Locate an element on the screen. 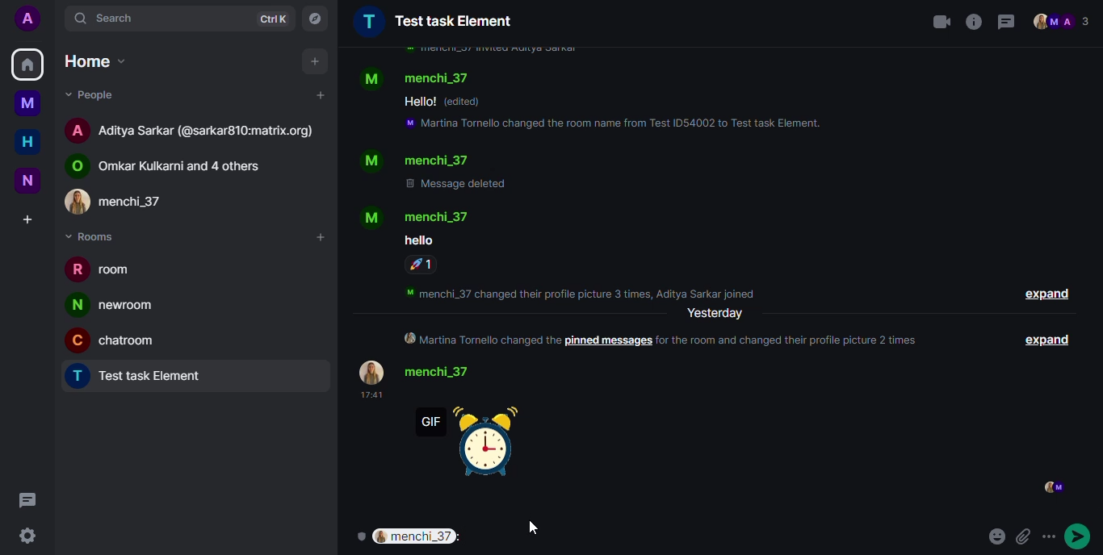 This screenshot has width=1103, height=555. info is located at coordinates (974, 21).